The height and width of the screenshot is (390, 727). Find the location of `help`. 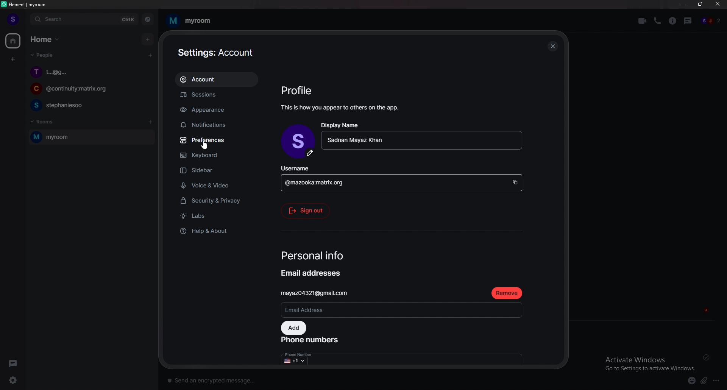

help is located at coordinates (216, 231).